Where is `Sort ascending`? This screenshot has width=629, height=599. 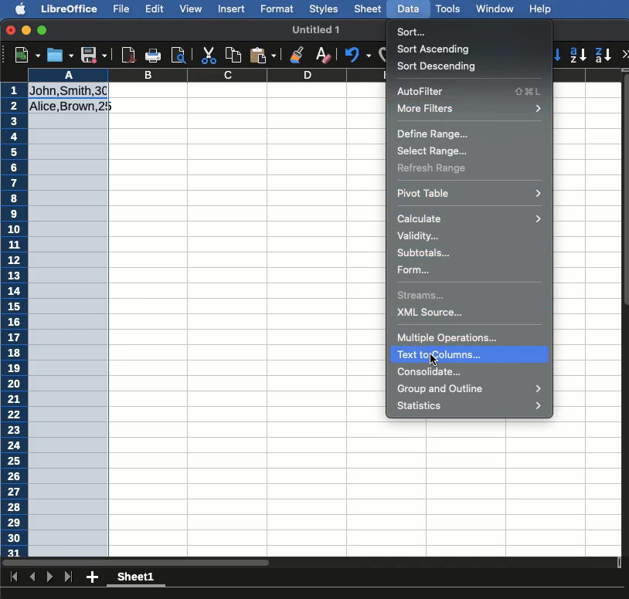
Sort ascending is located at coordinates (436, 49).